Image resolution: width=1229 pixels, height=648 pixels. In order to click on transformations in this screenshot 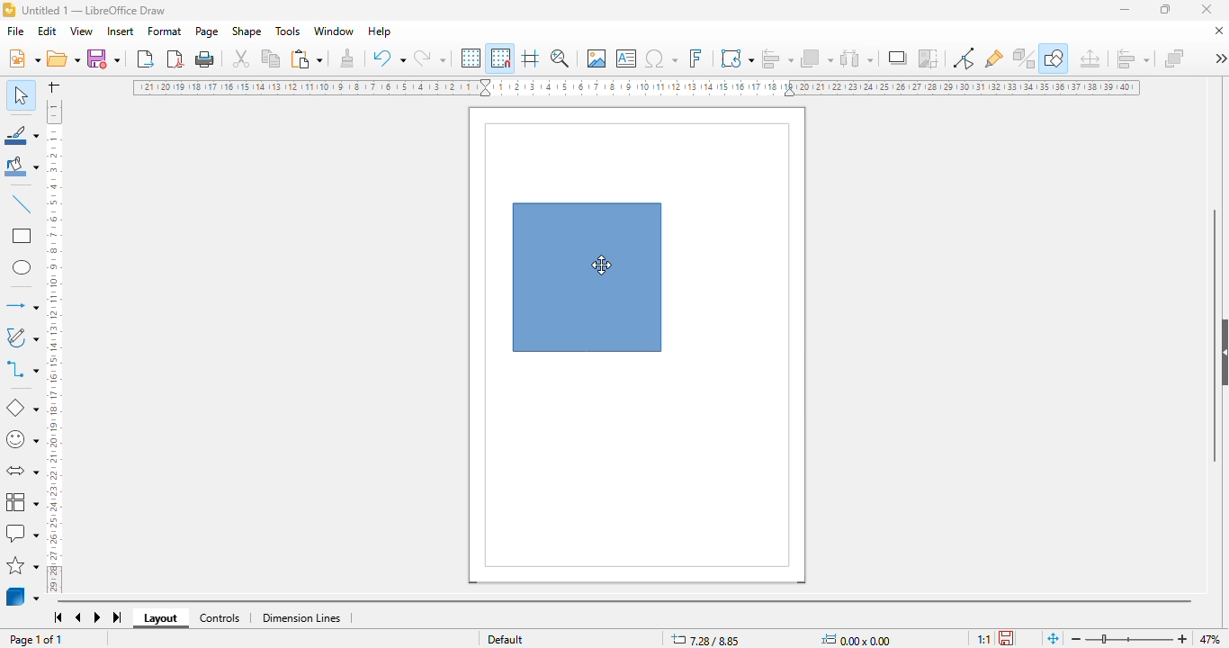, I will do `click(738, 58)`.